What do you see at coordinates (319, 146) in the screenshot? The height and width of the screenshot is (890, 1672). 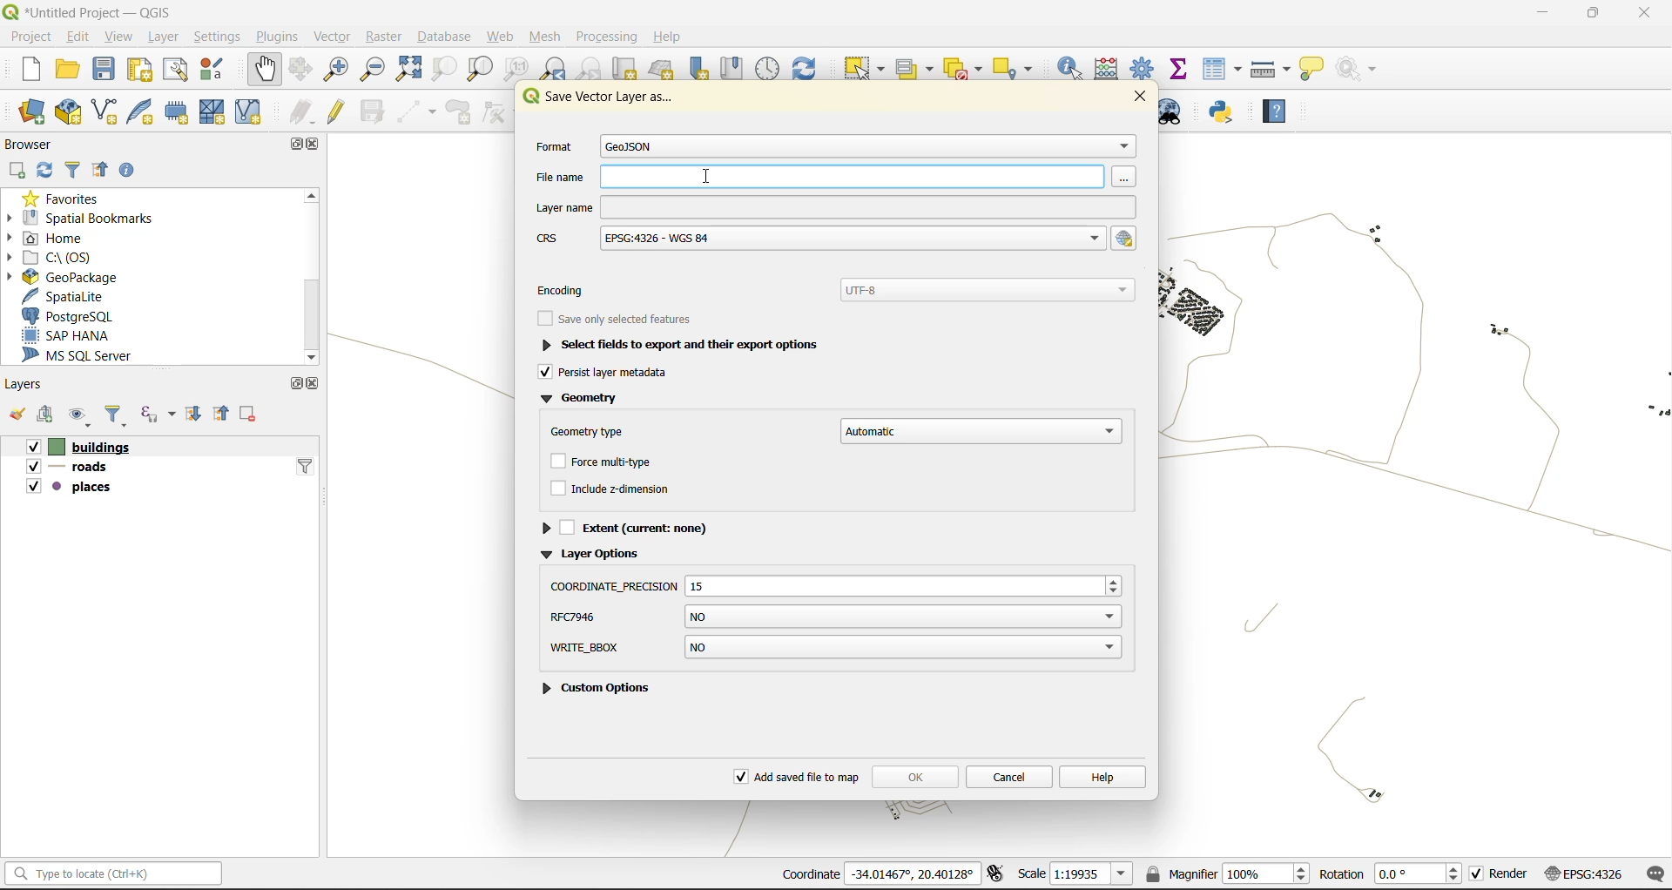 I see `close` at bounding box center [319, 146].